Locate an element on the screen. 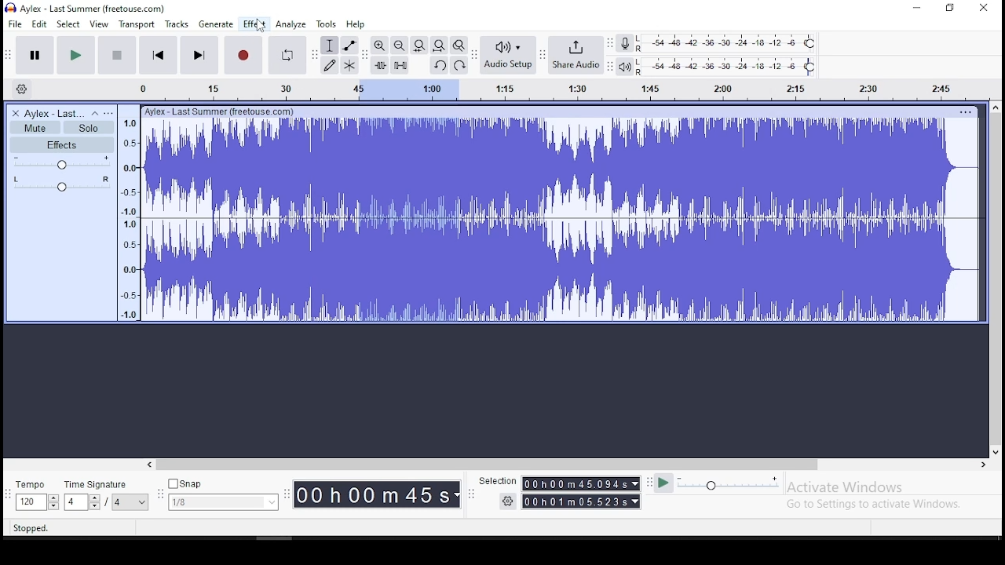 This screenshot has height=565, width=1005. tempo is located at coordinates (35, 497).